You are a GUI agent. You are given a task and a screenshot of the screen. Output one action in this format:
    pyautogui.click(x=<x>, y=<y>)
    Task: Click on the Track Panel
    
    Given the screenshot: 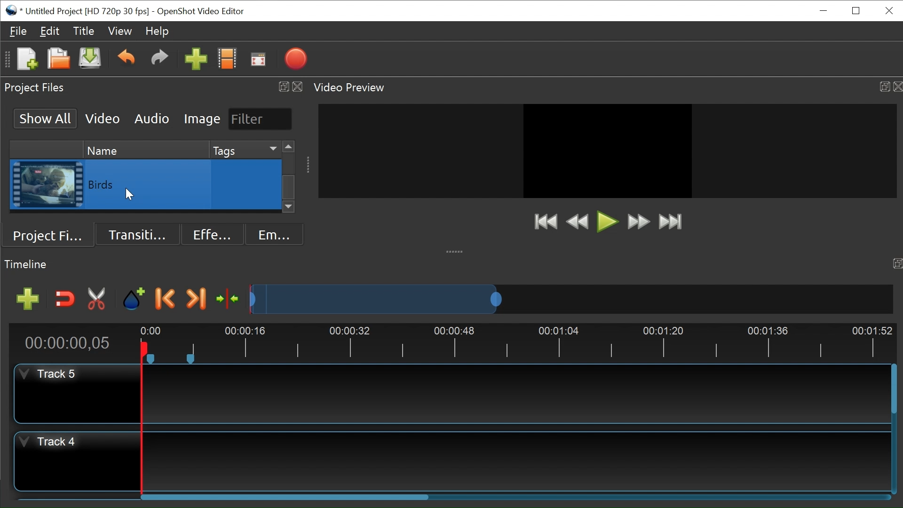 What is the action you would take?
    pyautogui.click(x=517, y=460)
    